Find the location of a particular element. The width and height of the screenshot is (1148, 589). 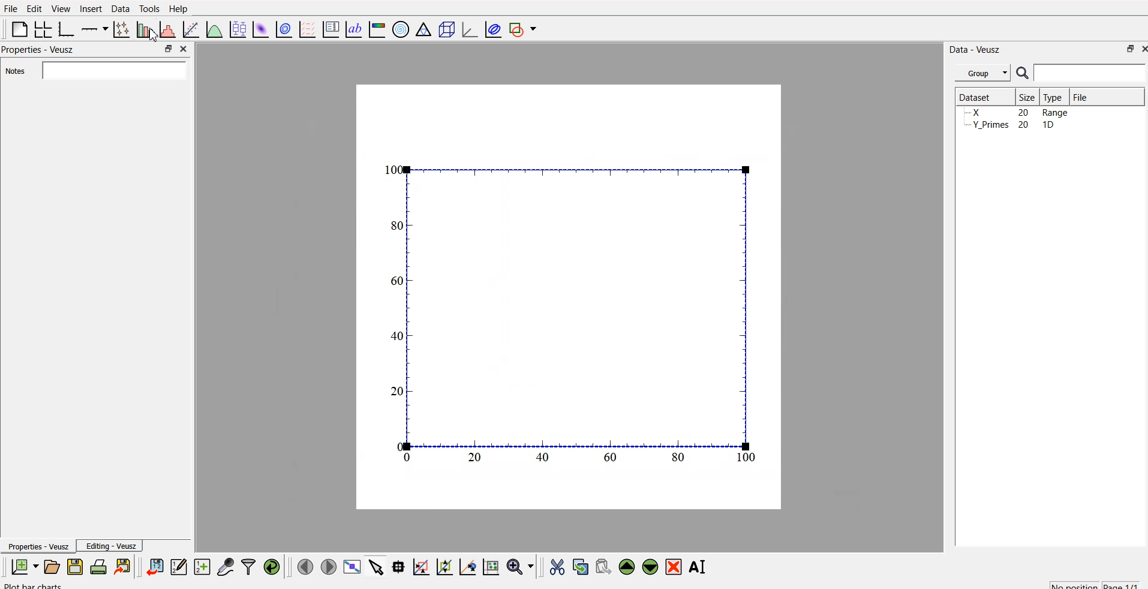

Insert is located at coordinates (91, 8).